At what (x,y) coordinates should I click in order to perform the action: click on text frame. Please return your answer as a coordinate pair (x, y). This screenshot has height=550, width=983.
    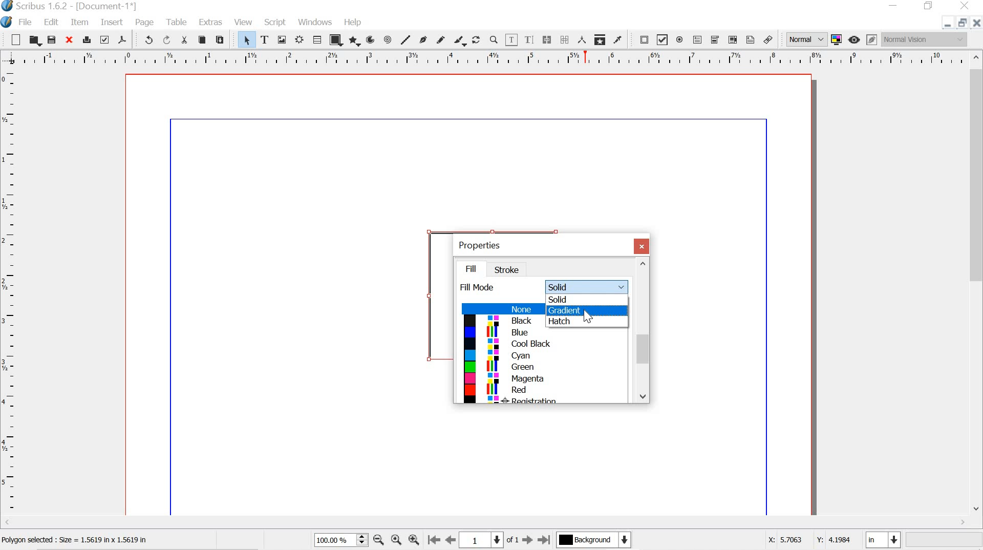
    Looking at the image, I should click on (265, 38).